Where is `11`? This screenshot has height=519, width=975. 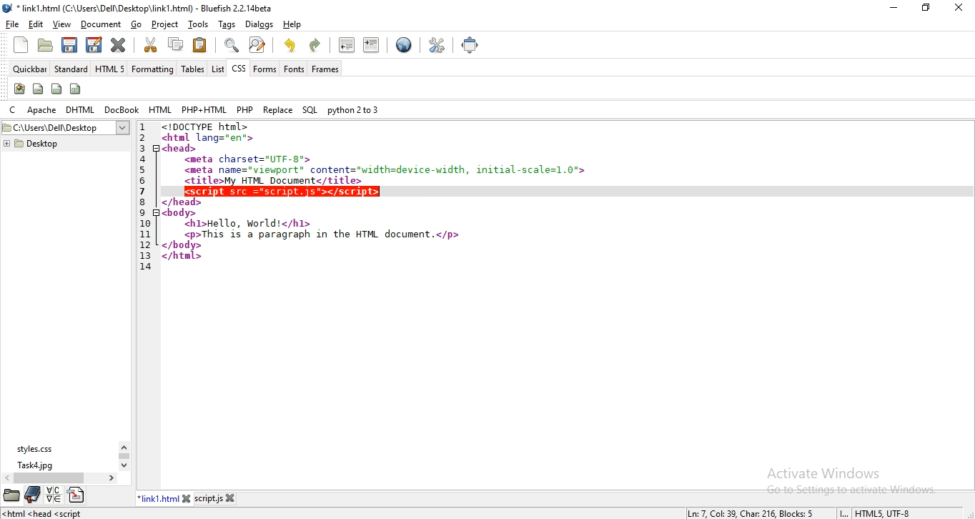 11 is located at coordinates (145, 234).